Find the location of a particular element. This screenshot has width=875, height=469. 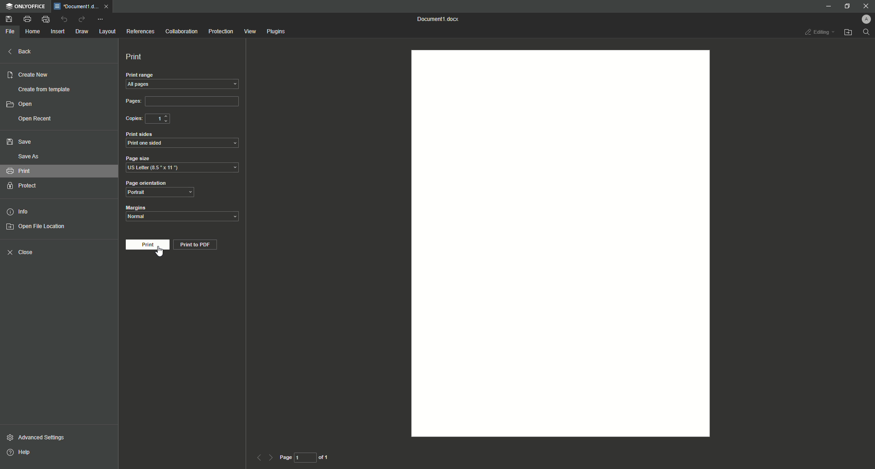

Profile is located at coordinates (862, 19).